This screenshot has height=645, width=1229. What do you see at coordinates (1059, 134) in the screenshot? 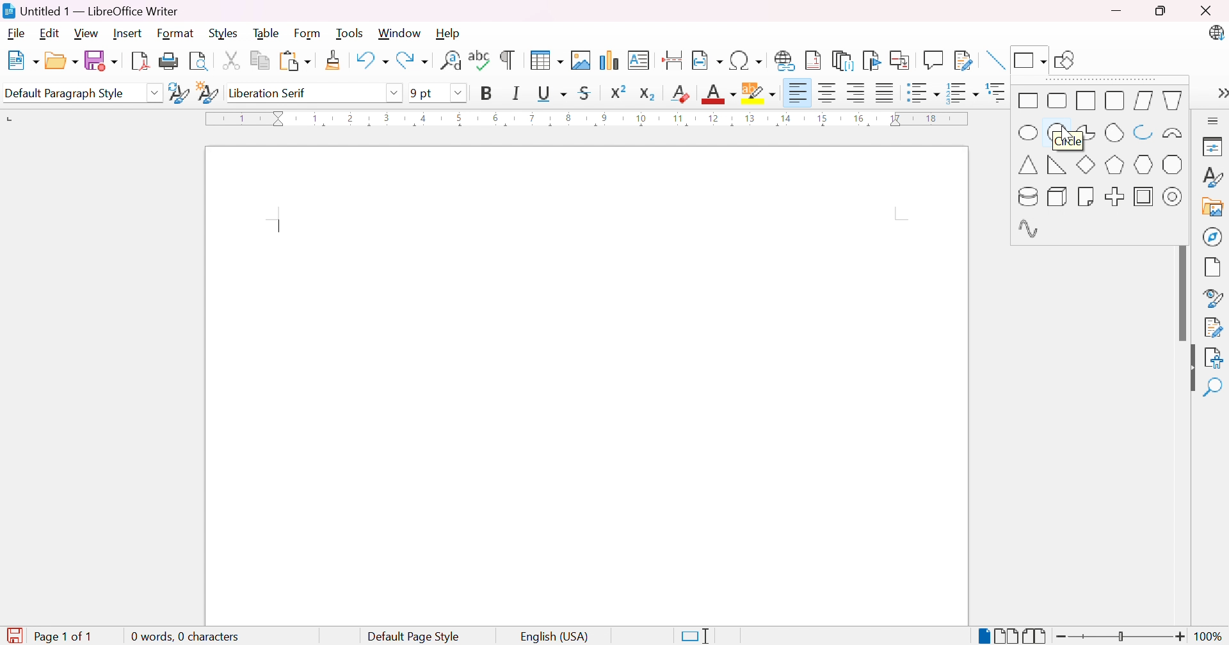
I see `Circle` at bounding box center [1059, 134].